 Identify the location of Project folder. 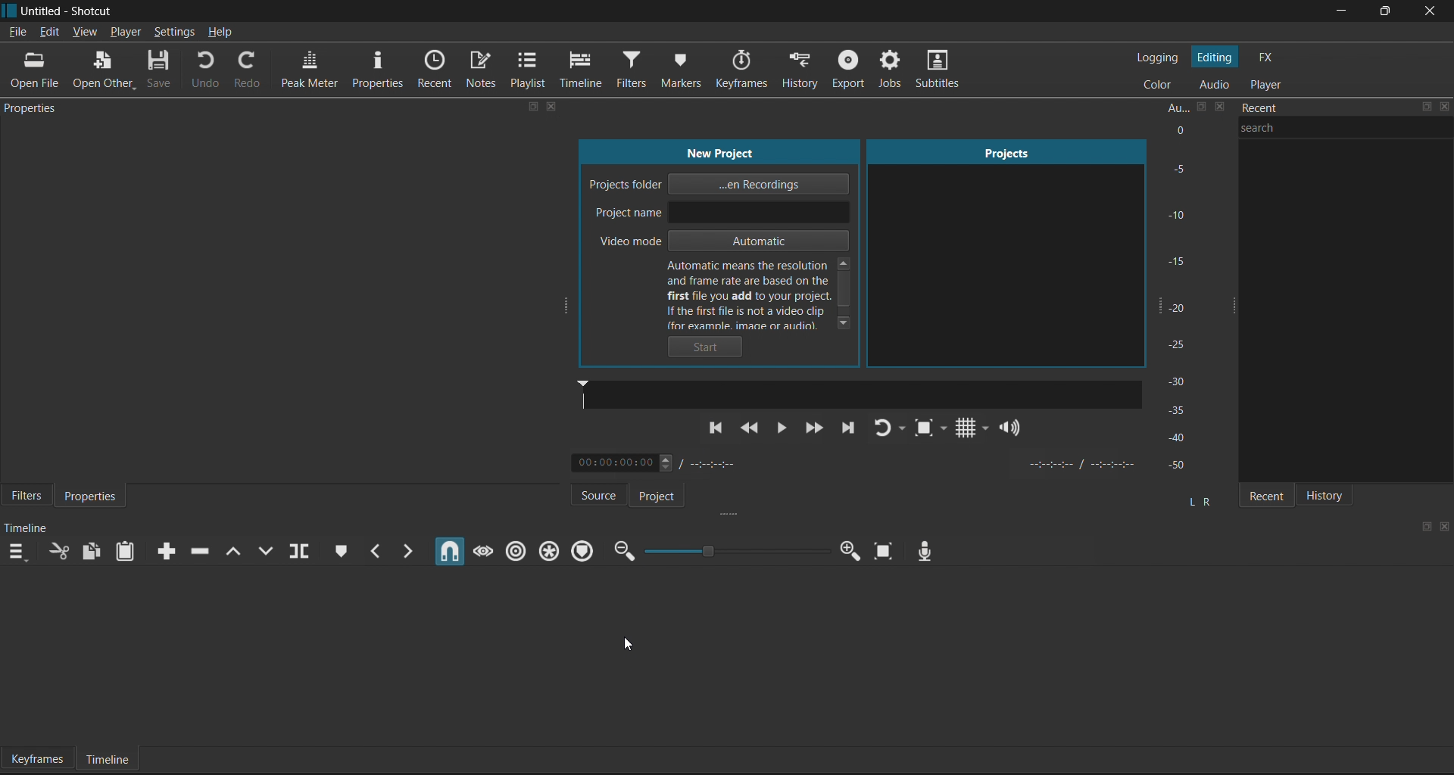
(726, 185).